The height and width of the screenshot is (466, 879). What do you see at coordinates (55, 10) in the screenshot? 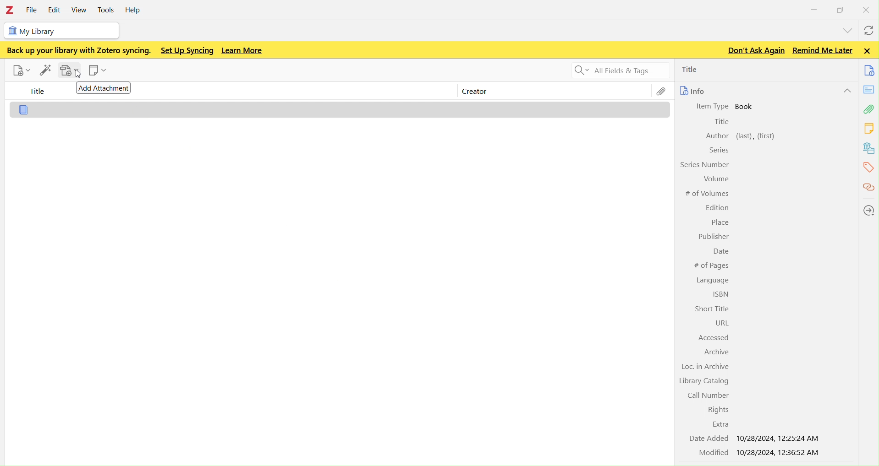
I see `edit` at bounding box center [55, 10].